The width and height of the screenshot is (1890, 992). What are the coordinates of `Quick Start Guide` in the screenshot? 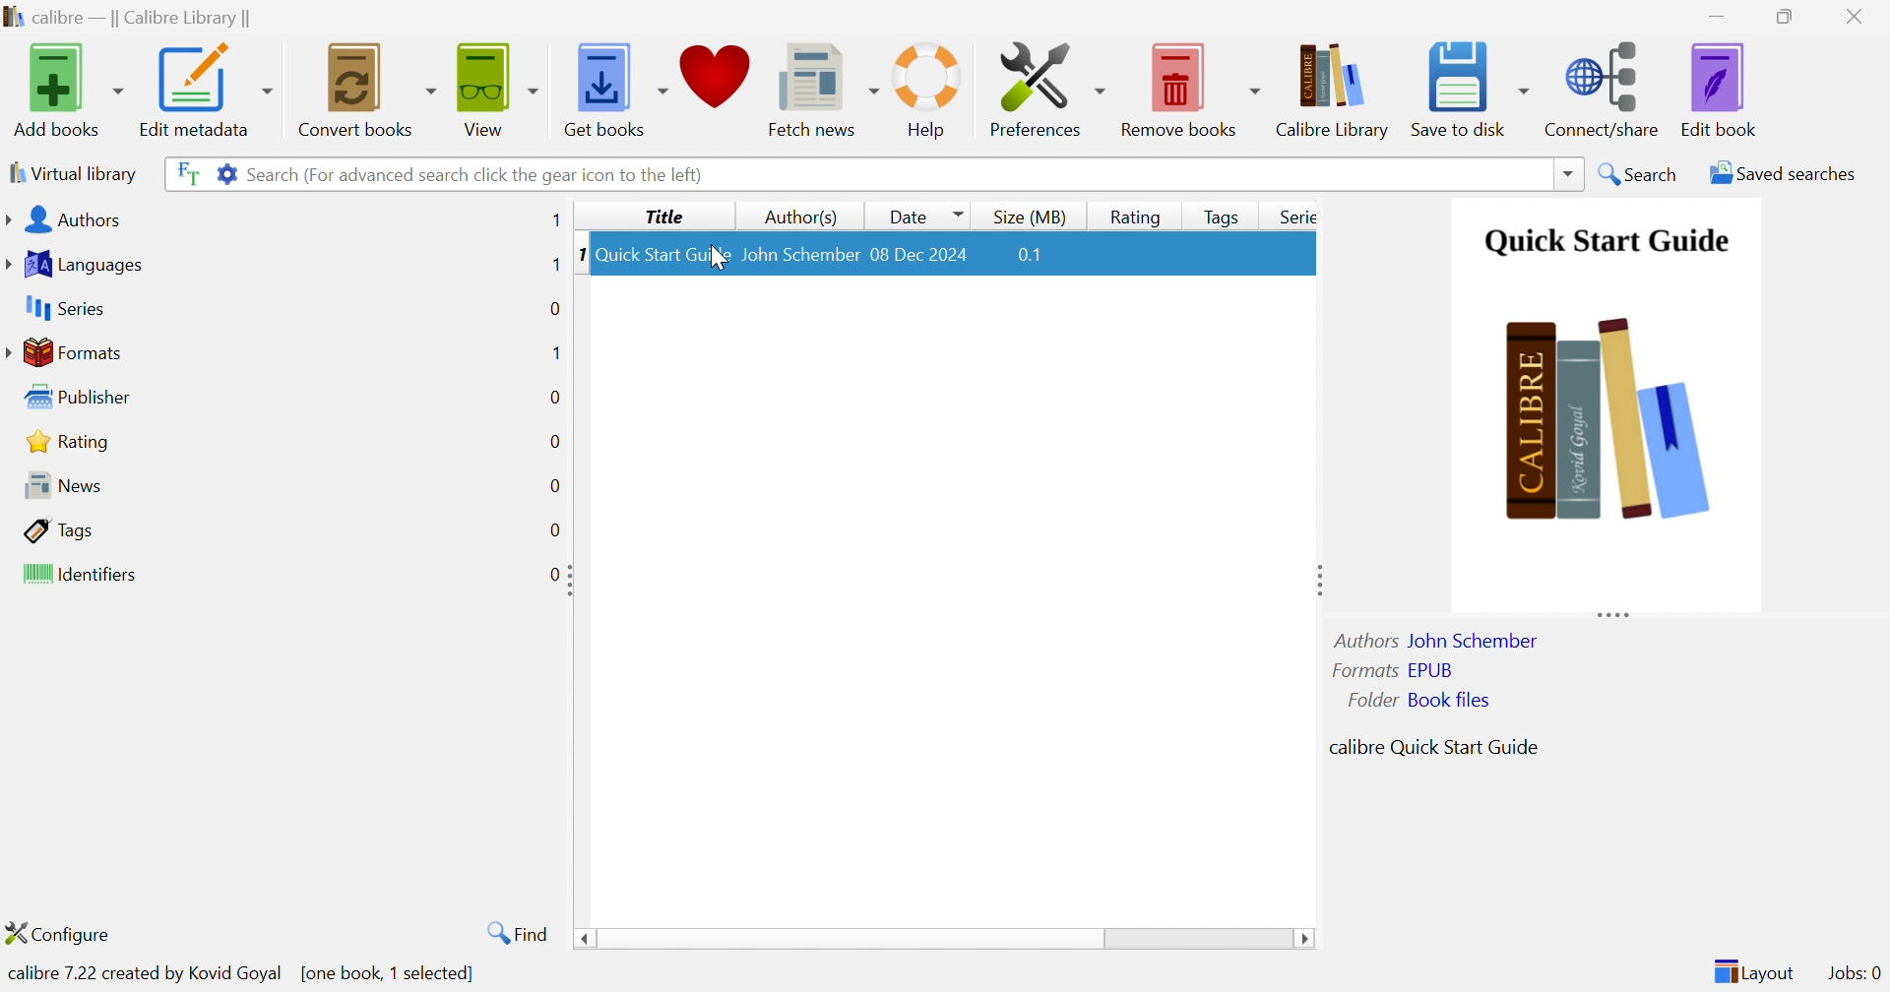 It's located at (660, 253).